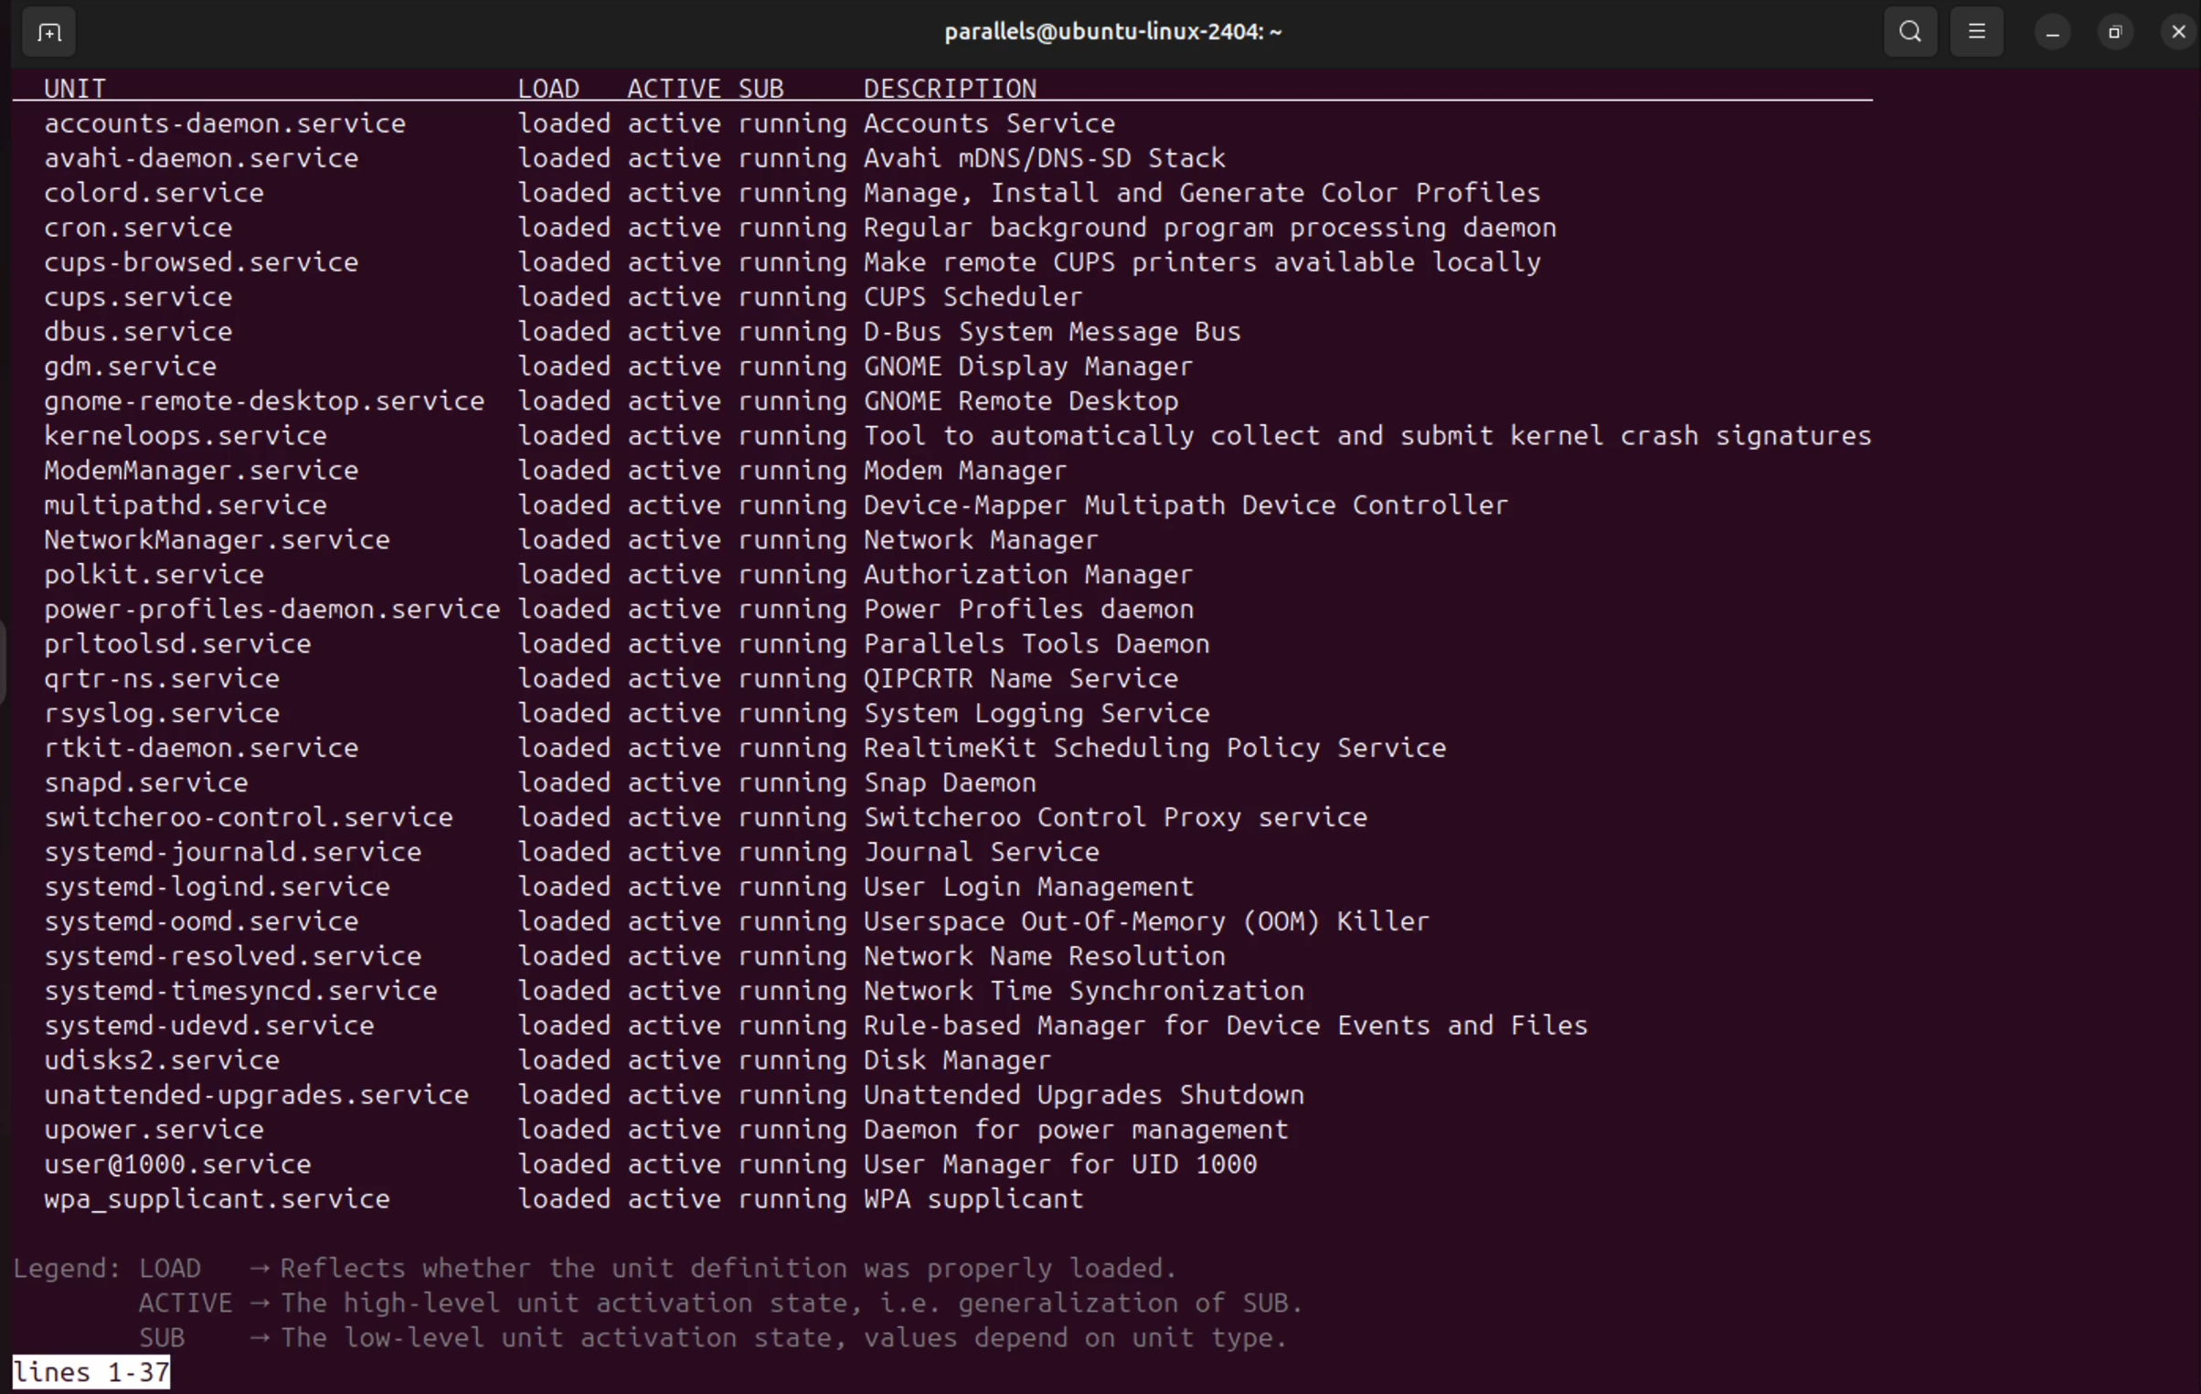 The height and width of the screenshot is (1394, 2201). What do you see at coordinates (255, 819) in the screenshot?
I see `switch ero service` at bounding box center [255, 819].